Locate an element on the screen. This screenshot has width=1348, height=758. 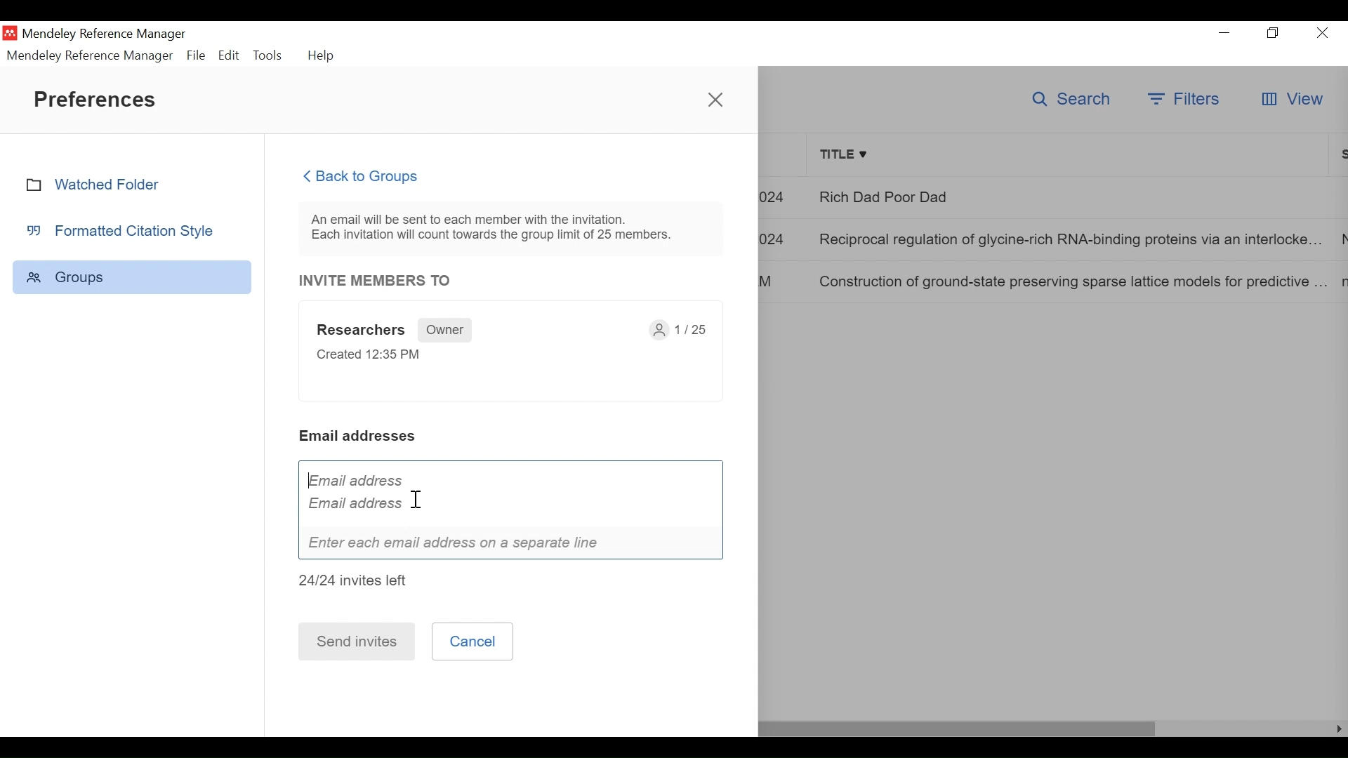
Researchers is located at coordinates (362, 331).